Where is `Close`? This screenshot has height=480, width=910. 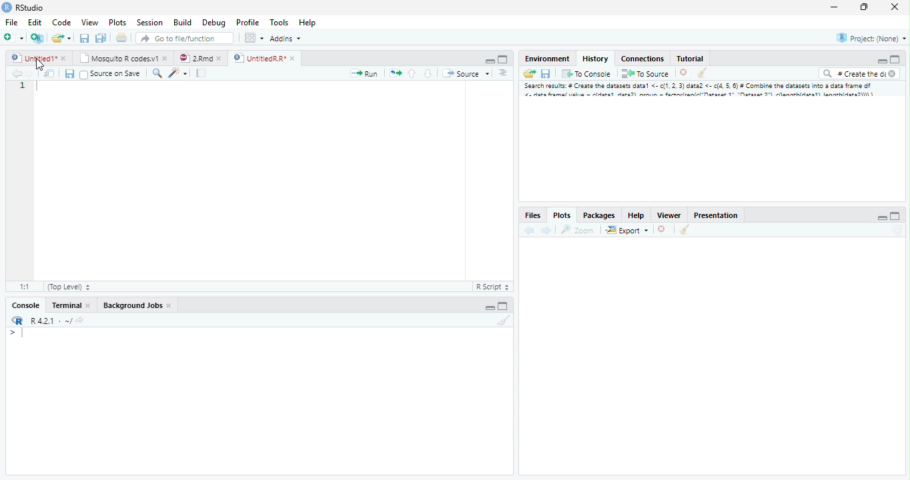 Close is located at coordinates (893, 7).